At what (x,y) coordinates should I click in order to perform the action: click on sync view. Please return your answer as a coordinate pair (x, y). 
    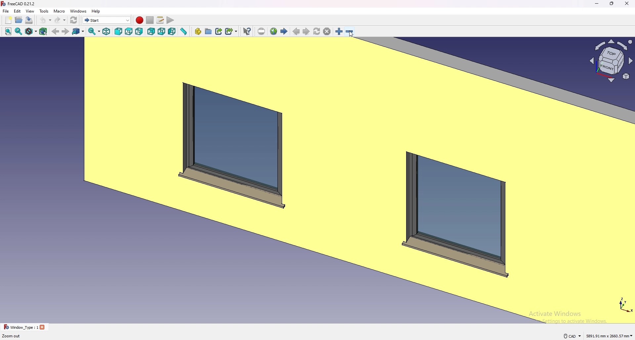
    Looking at the image, I should click on (94, 31).